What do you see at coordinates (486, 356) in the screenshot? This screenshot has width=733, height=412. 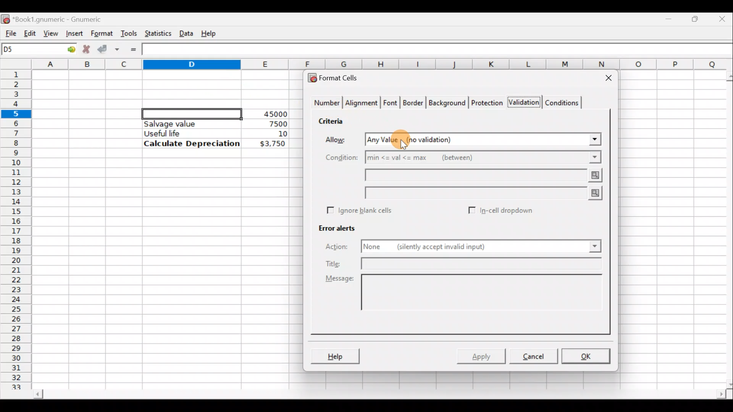 I see `Apply` at bounding box center [486, 356].